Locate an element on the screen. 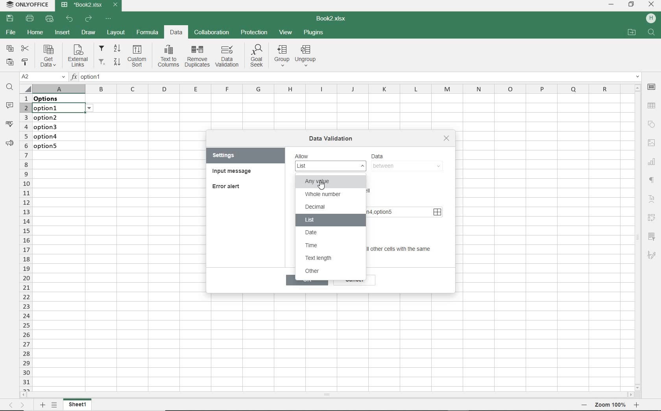 This screenshot has width=661, height=411. Zoom out is located at coordinates (582, 405).